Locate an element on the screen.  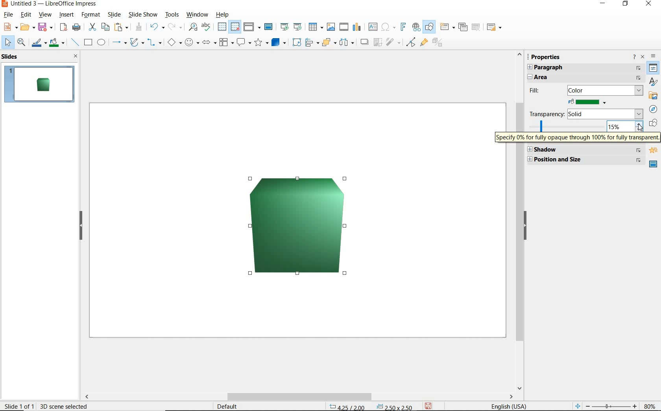
NAVIGGATOR is located at coordinates (654, 109).